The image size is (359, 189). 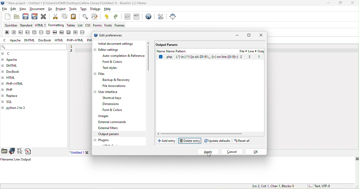 I want to click on reset all, so click(x=243, y=141).